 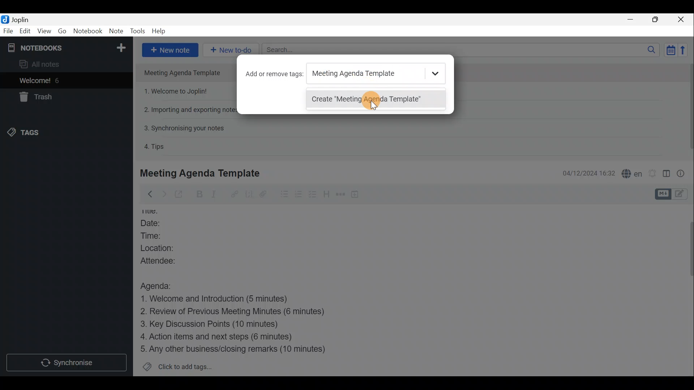 I want to click on Edit, so click(x=25, y=32).